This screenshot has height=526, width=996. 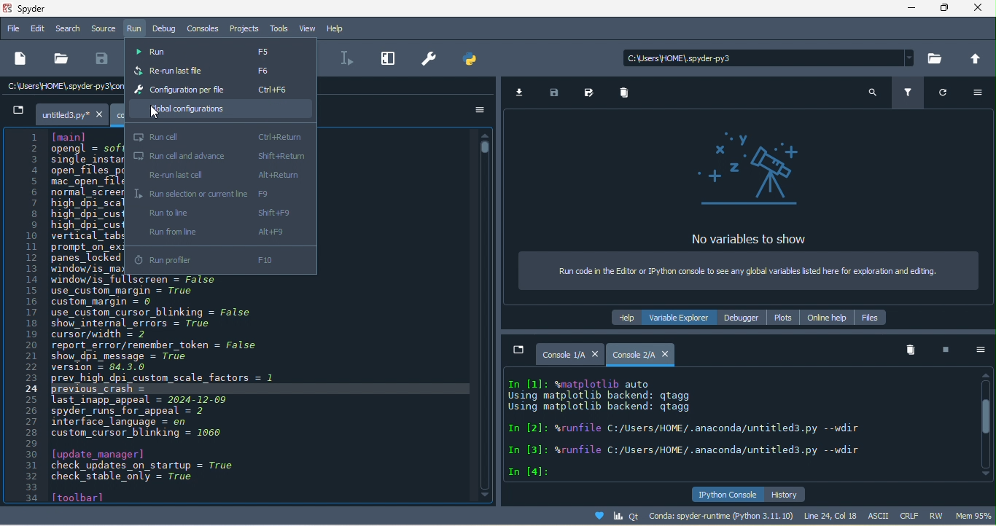 What do you see at coordinates (483, 265) in the screenshot?
I see `` at bounding box center [483, 265].